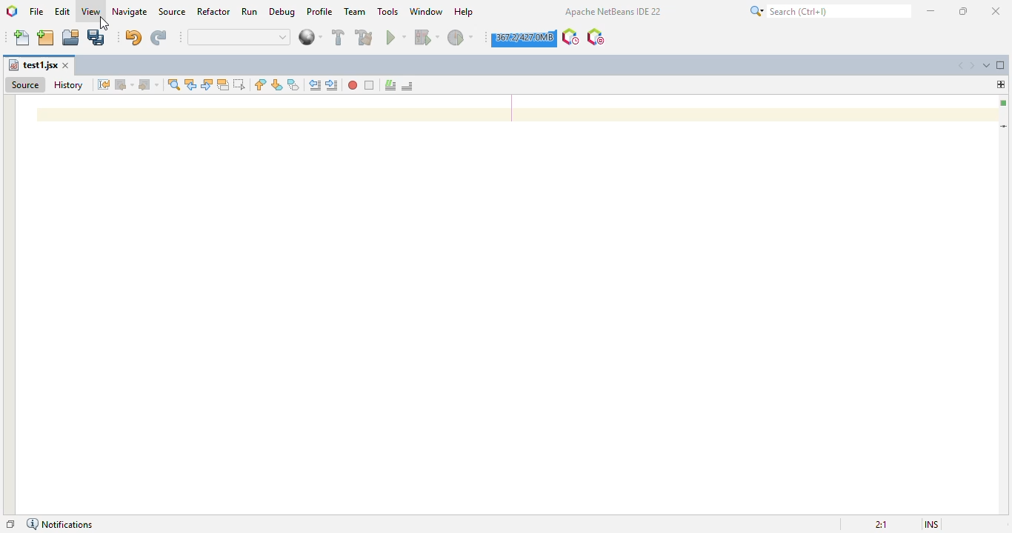  What do you see at coordinates (37, 11) in the screenshot?
I see `file` at bounding box center [37, 11].